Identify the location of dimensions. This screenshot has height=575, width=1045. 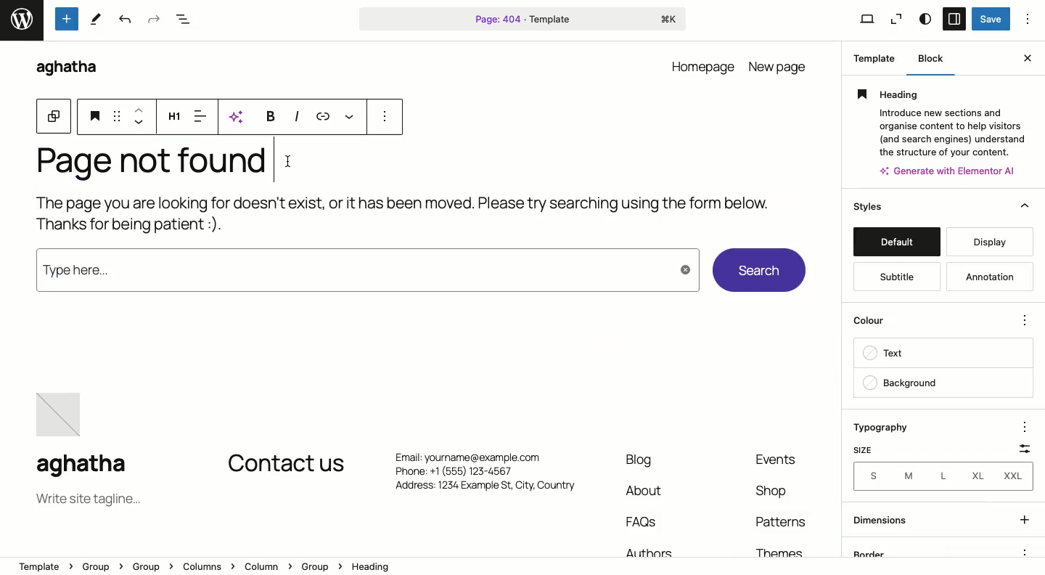
(941, 519).